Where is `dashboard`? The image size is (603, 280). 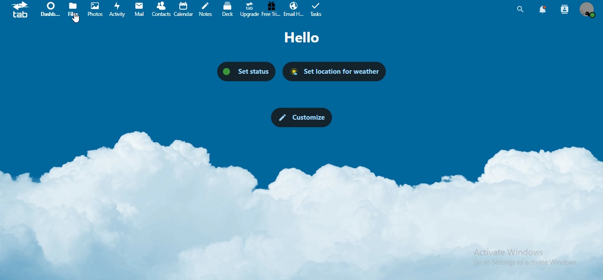 dashboard is located at coordinates (50, 9).